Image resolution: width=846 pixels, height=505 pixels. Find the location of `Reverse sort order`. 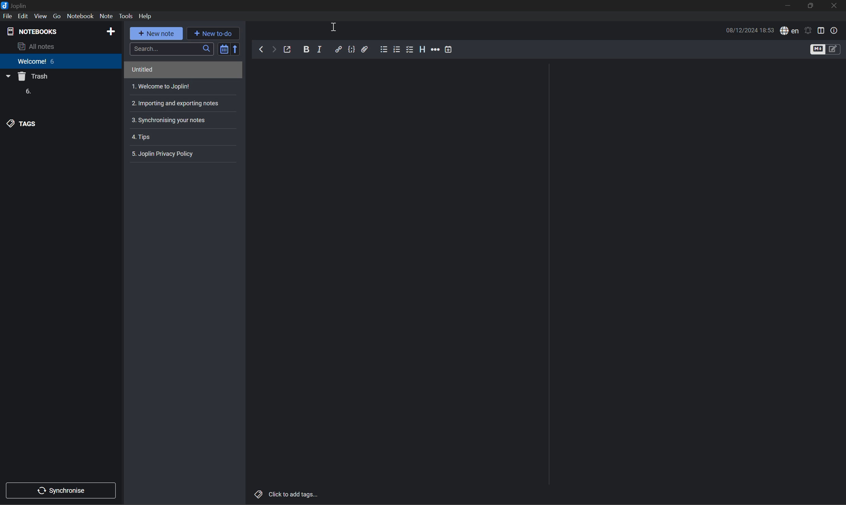

Reverse sort order is located at coordinates (237, 49).